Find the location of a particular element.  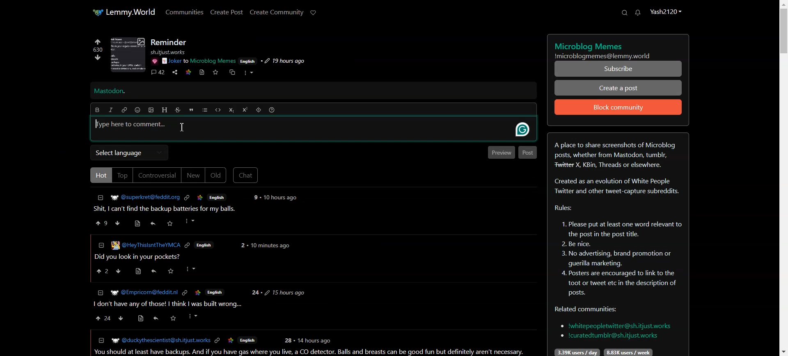

Create Post is located at coordinates (226, 12).